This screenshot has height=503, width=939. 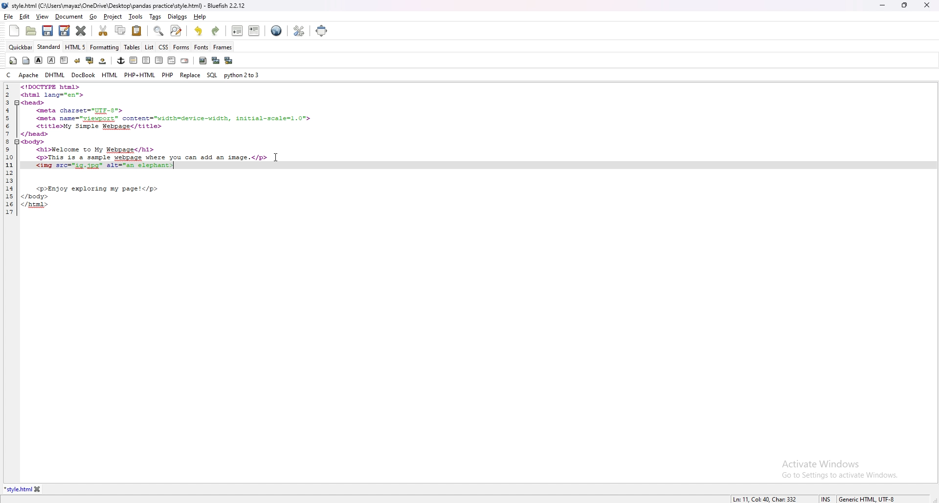 What do you see at coordinates (173, 119) in the screenshot?
I see `<meta name="yiewport"™ content="width=device-width, initial-scale=1.0">` at bounding box center [173, 119].